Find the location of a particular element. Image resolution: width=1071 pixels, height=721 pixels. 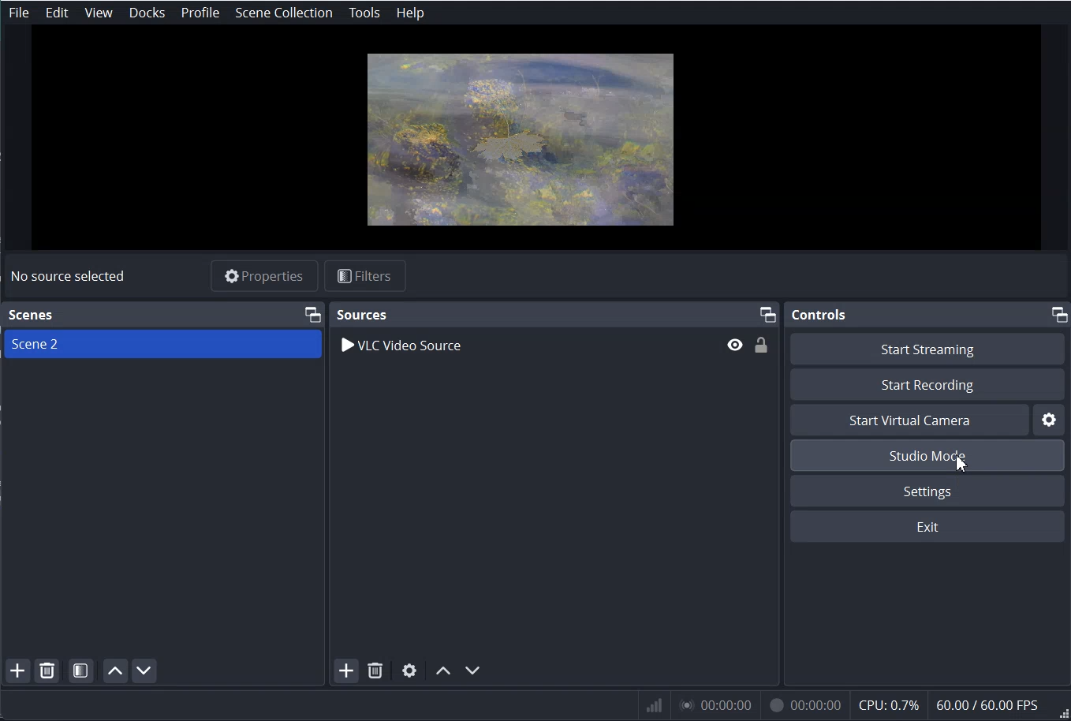

Maximize is located at coordinates (1059, 316).